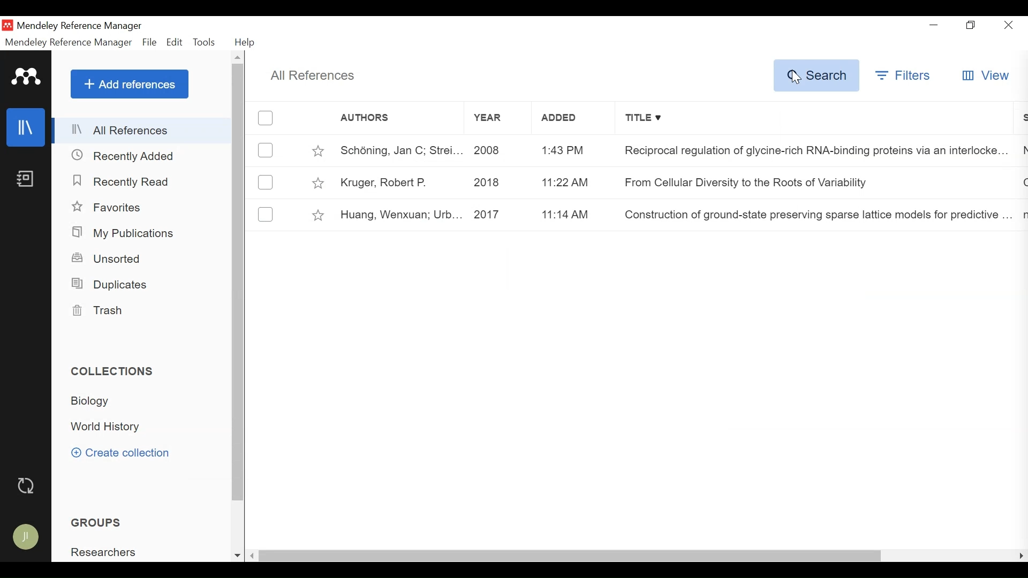 This screenshot has height=578, width=1028. Describe the element at coordinates (749, 181) in the screenshot. I see `From Cellular Diversity to the Roots of Variability` at that location.